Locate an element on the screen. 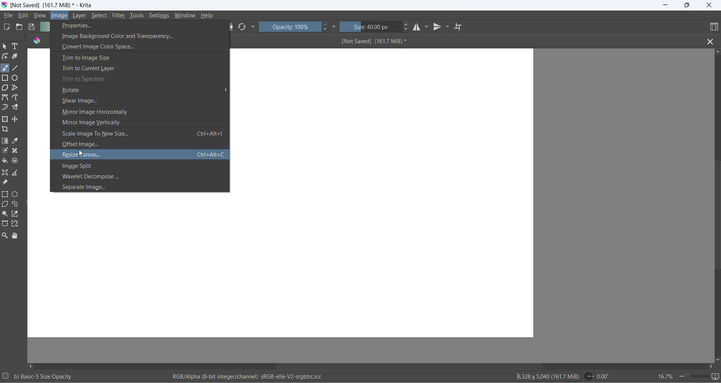  magnetic curve selection tool is located at coordinates (17, 225).